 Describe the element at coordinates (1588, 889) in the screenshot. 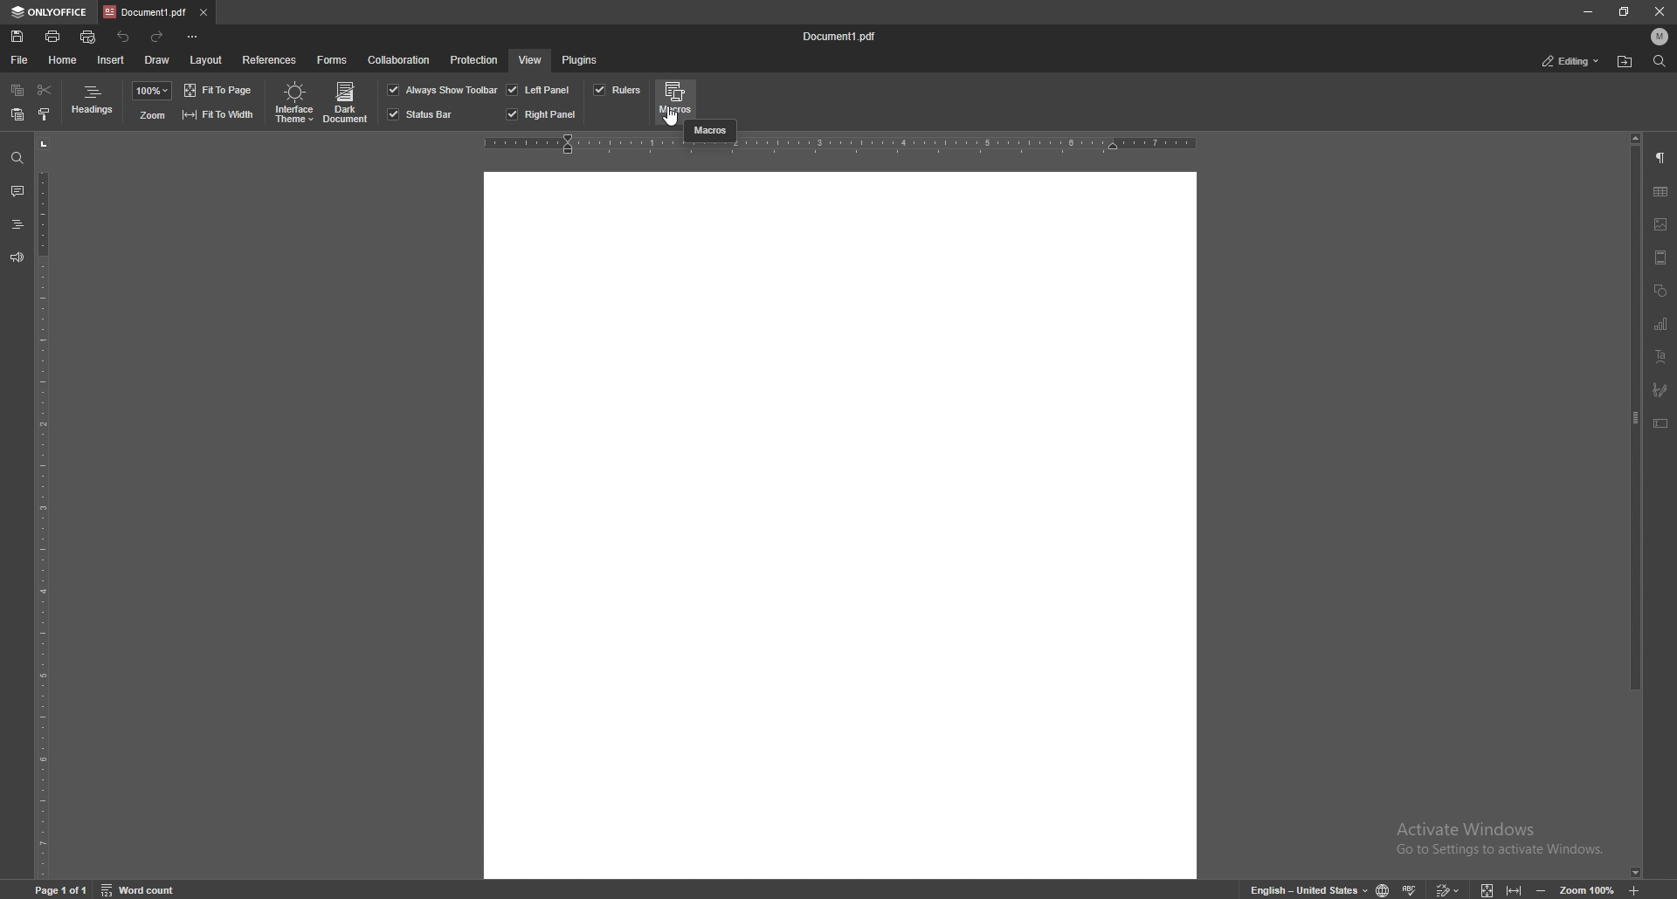

I see `zoom` at that location.